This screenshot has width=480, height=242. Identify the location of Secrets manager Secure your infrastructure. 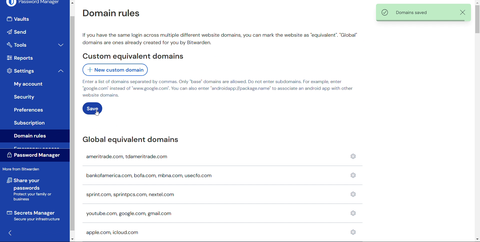
(33, 216).